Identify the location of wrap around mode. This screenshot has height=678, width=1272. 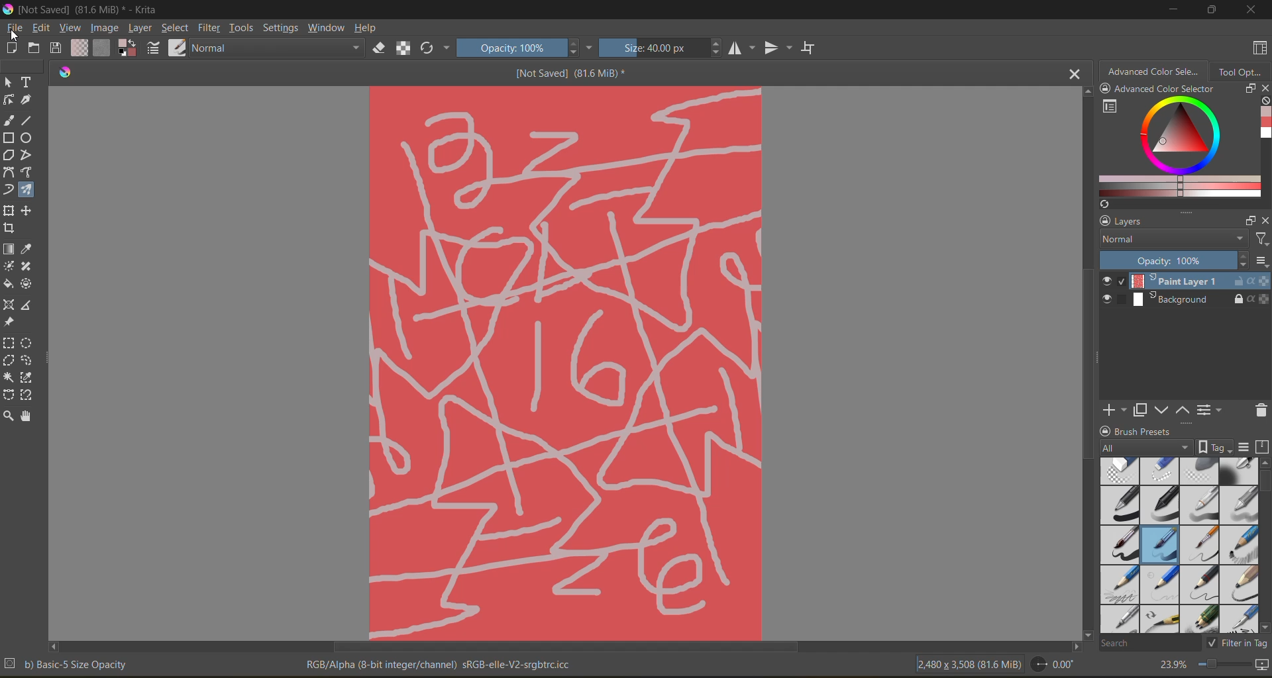
(812, 48).